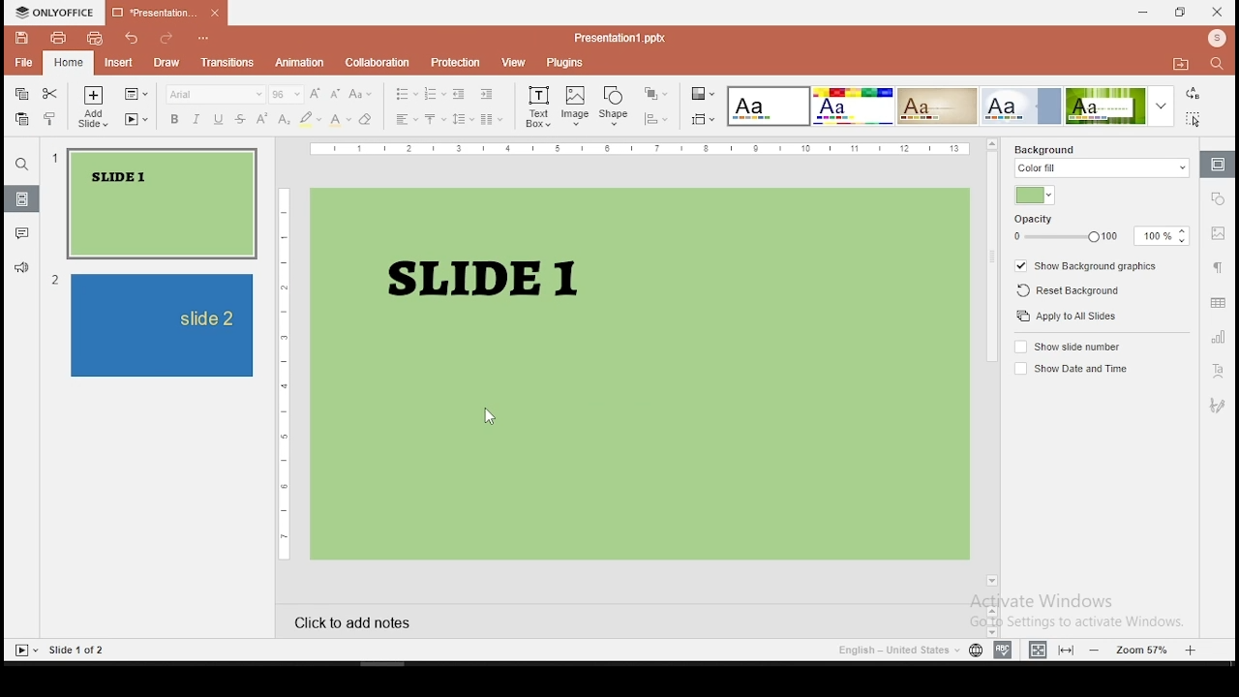  What do you see at coordinates (374, 60) in the screenshot?
I see `collaboration` at bounding box center [374, 60].